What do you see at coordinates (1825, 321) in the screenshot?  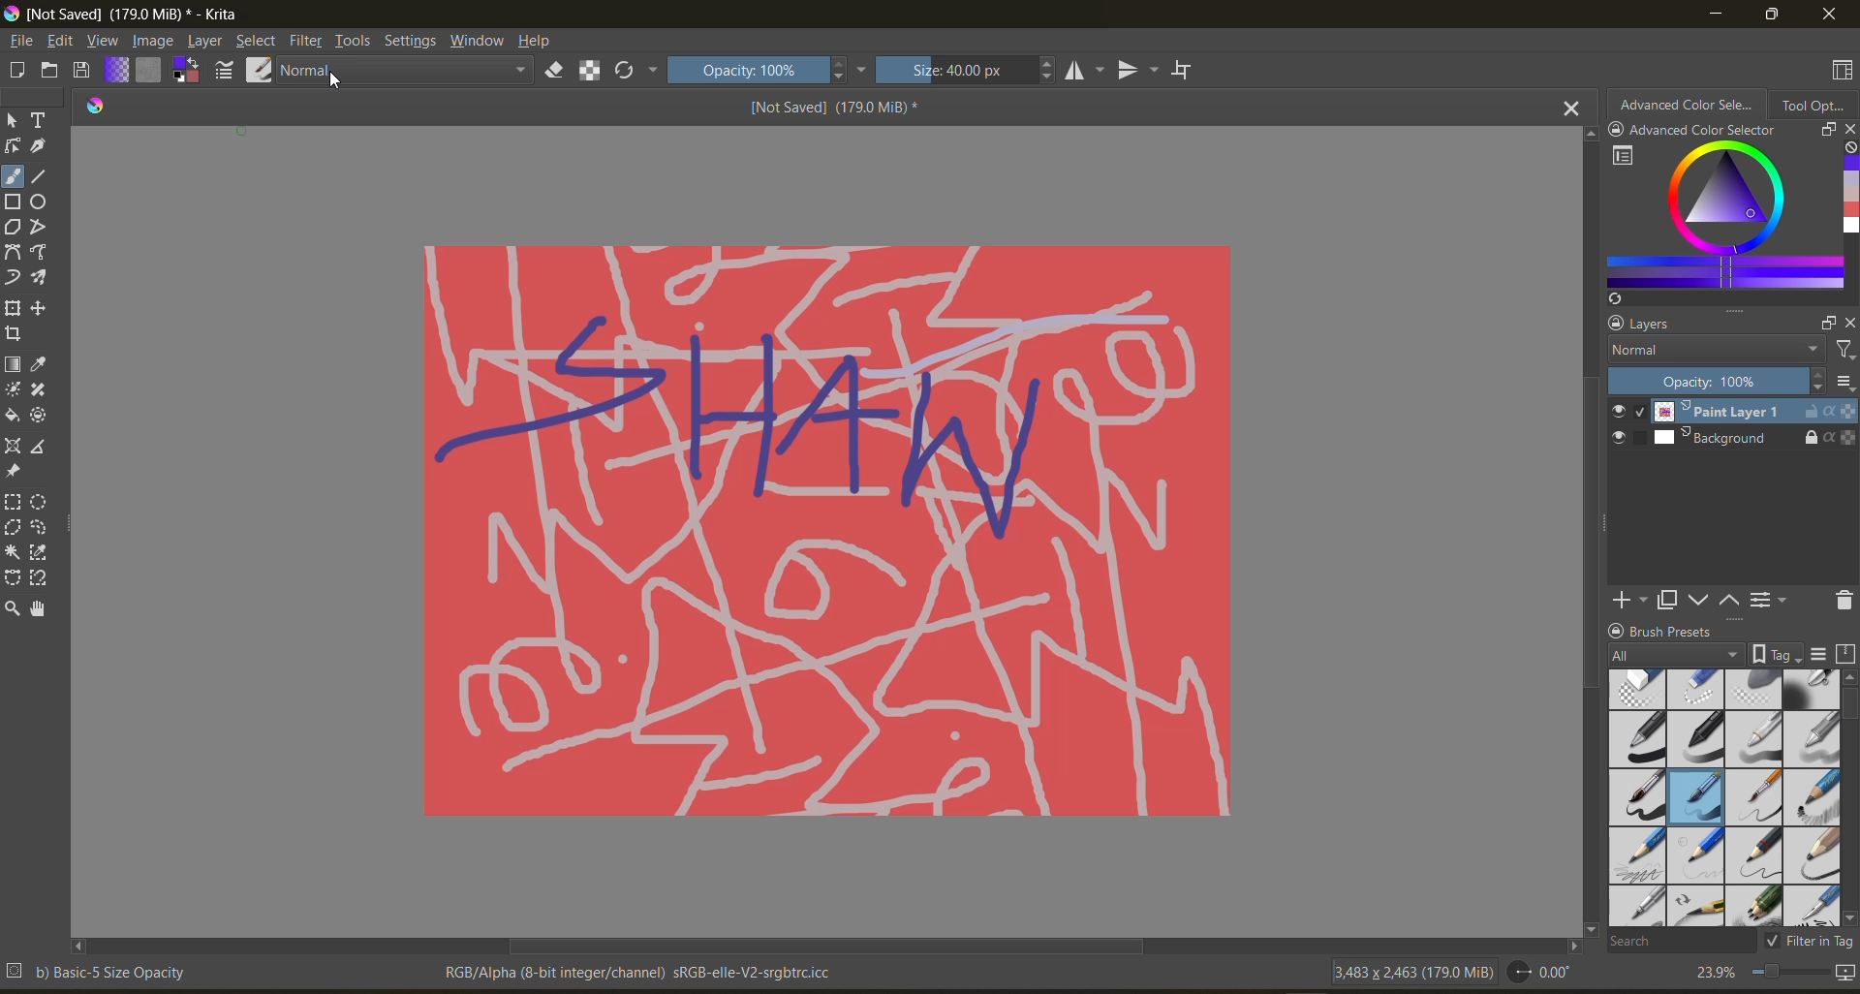 I see `float docker` at bounding box center [1825, 321].